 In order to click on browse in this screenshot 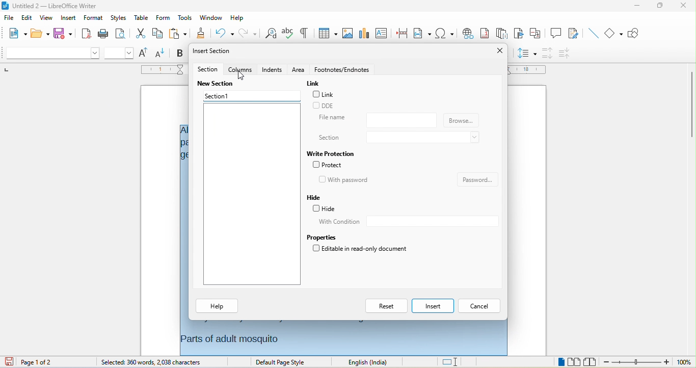, I will do `click(465, 120)`.